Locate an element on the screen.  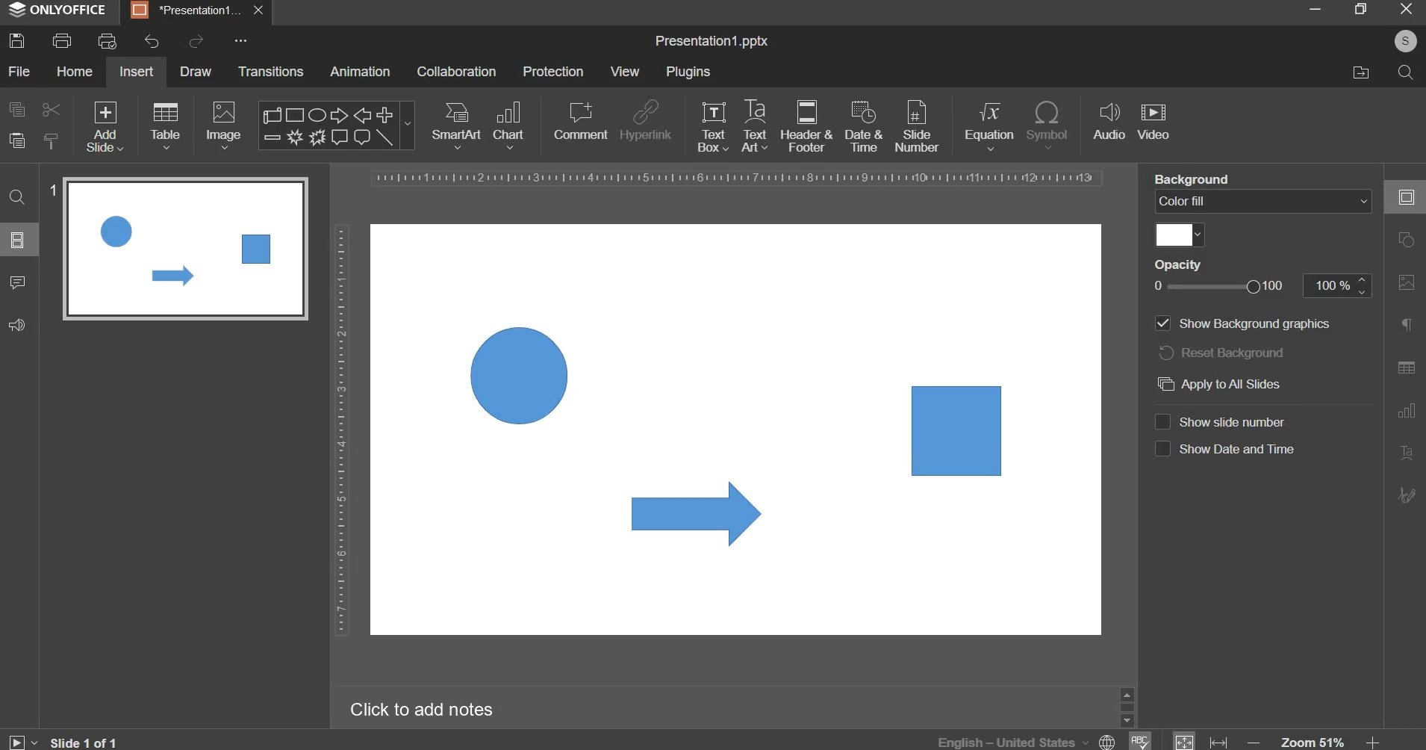
* ONLYOFFICE is located at coordinates (58, 10).